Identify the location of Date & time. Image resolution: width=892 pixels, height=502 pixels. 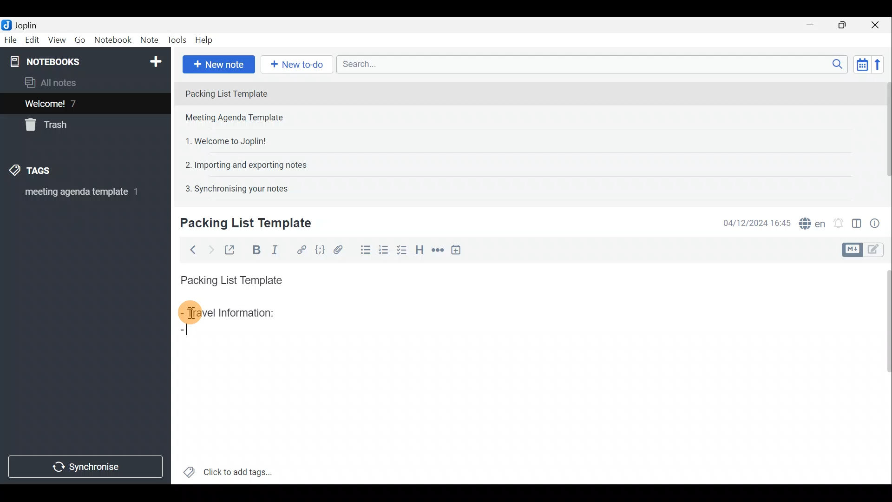
(757, 222).